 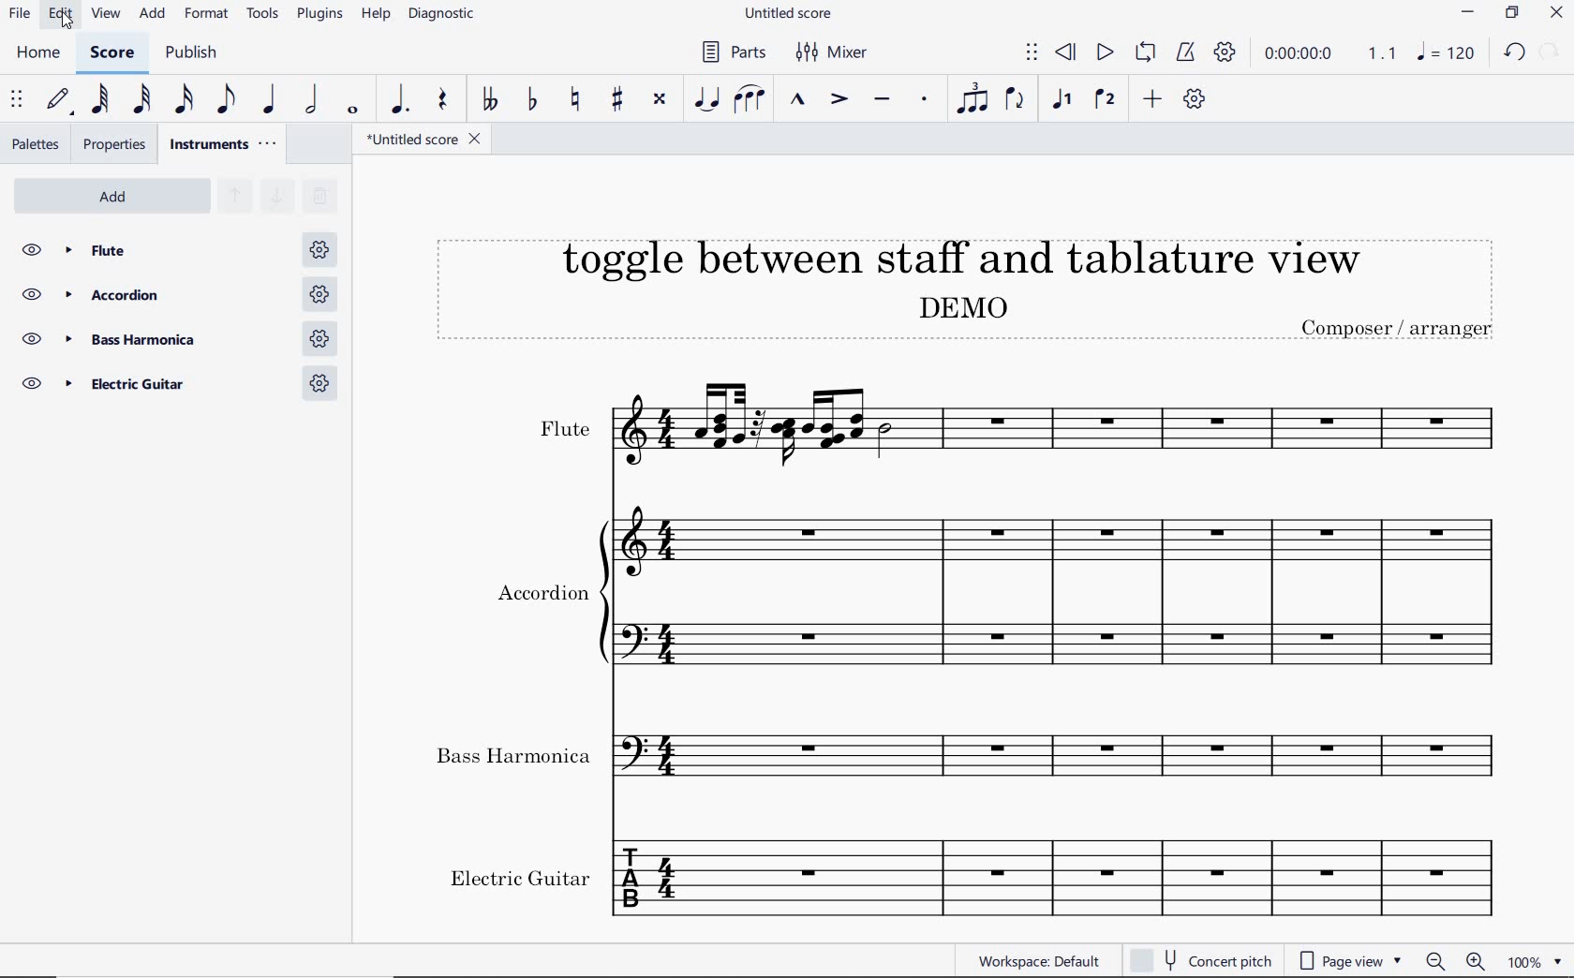 What do you see at coordinates (225, 144) in the screenshot?
I see `instruments` at bounding box center [225, 144].